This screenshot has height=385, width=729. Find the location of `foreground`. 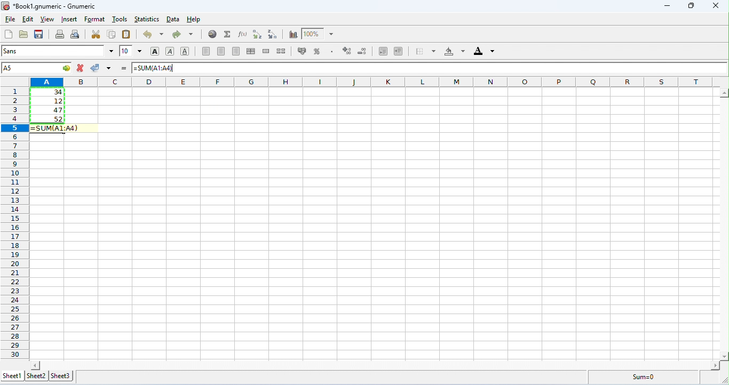

foreground is located at coordinates (484, 51).